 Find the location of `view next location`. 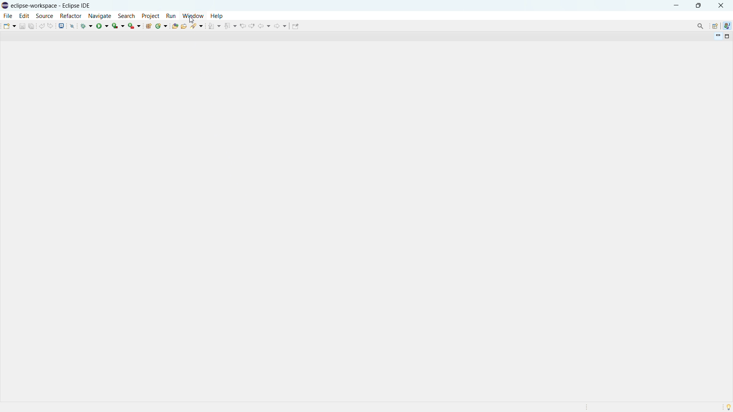

view next location is located at coordinates (252, 25).